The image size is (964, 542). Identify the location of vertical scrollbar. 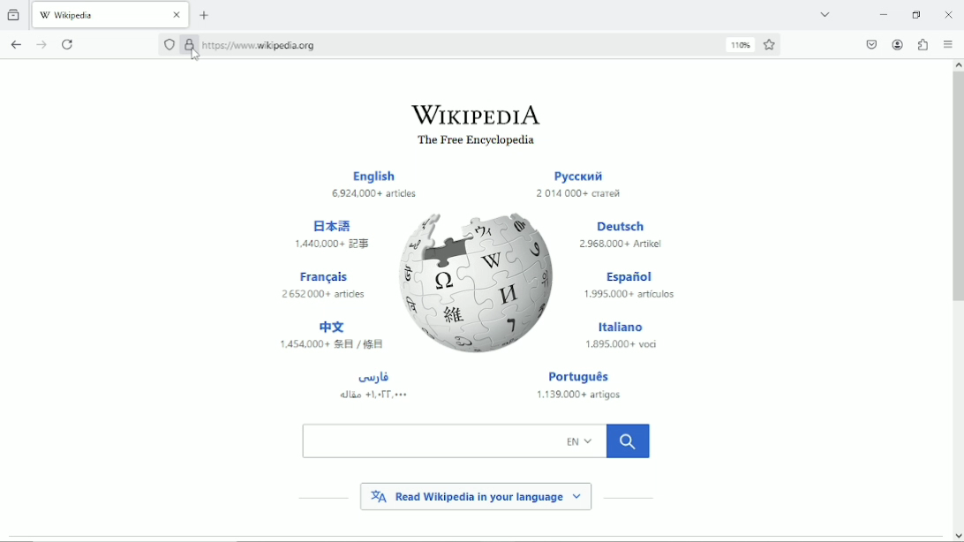
(956, 189).